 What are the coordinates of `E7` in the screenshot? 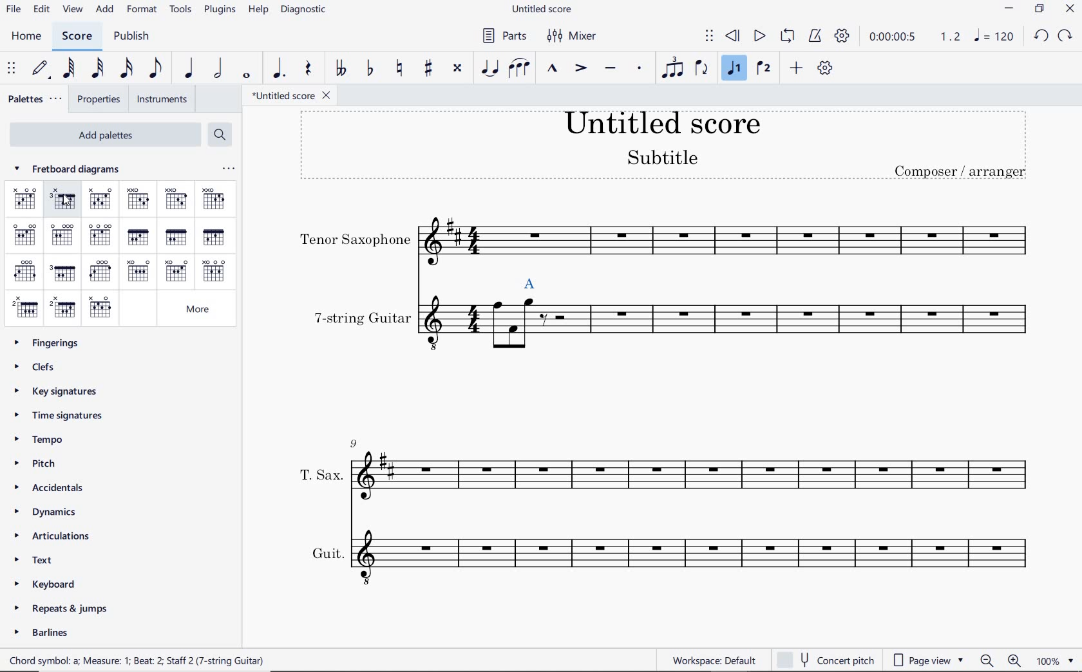 It's located at (102, 235).